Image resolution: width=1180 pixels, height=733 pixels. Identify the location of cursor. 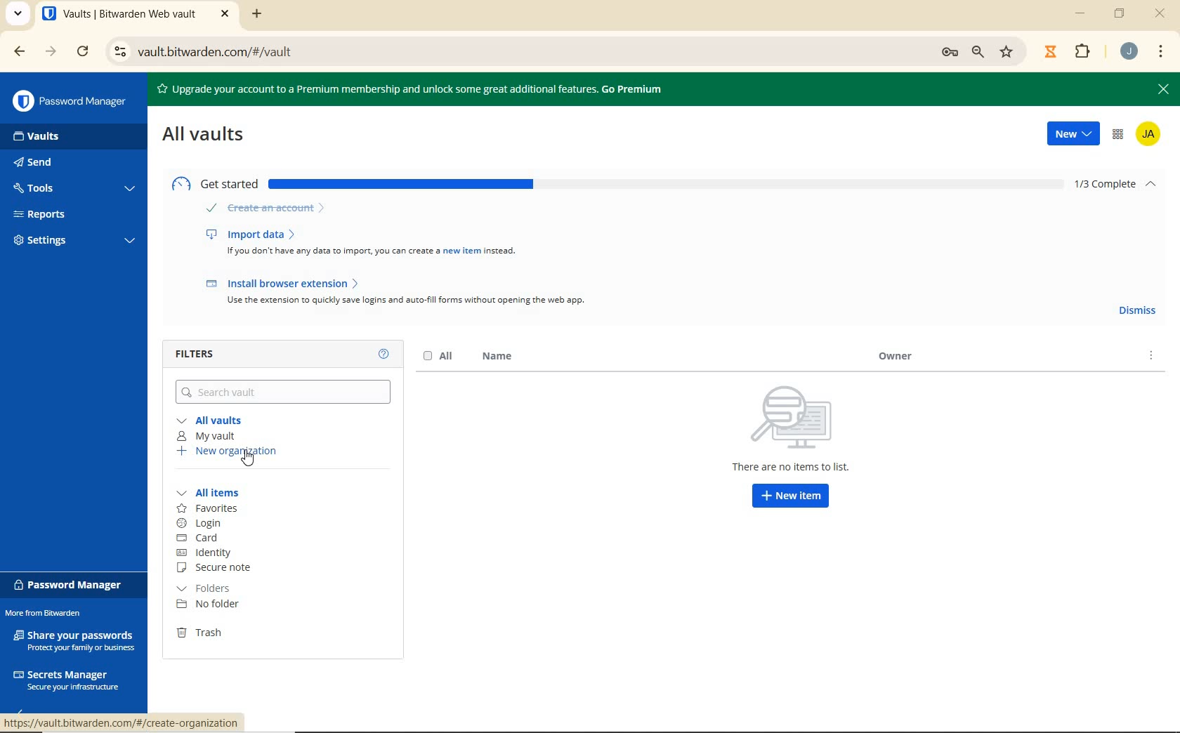
(251, 458).